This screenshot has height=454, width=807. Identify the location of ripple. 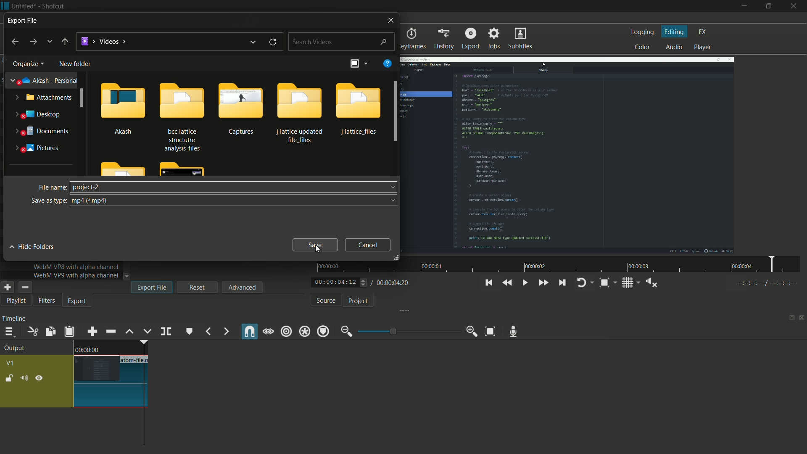
(286, 332).